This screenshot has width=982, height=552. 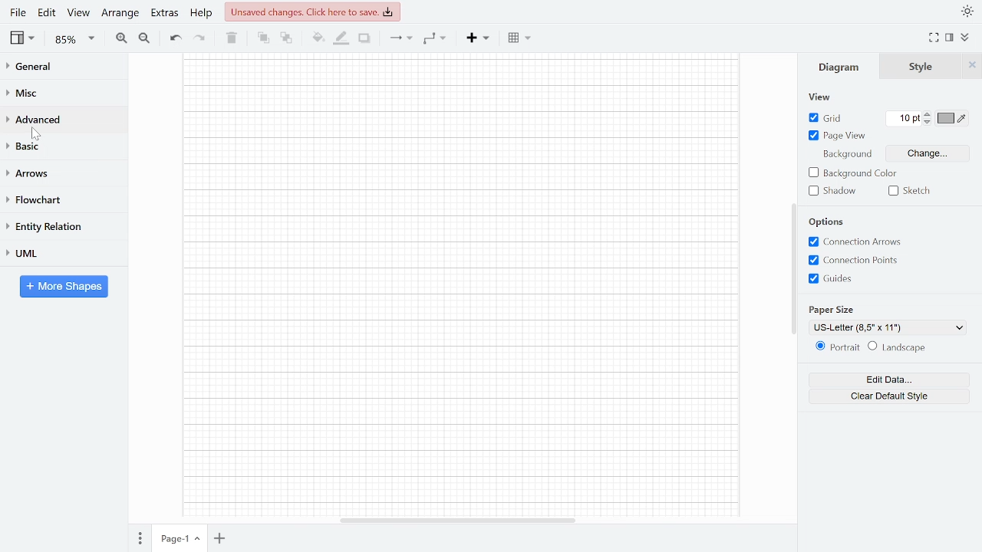 What do you see at coordinates (121, 38) in the screenshot?
I see `Zoom in` at bounding box center [121, 38].